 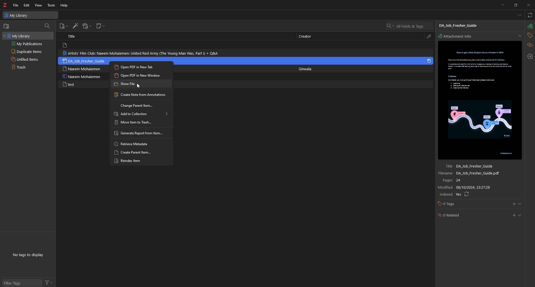 What do you see at coordinates (464, 25) in the screenshot?
I see `file name` at bounding box center [464, 25].